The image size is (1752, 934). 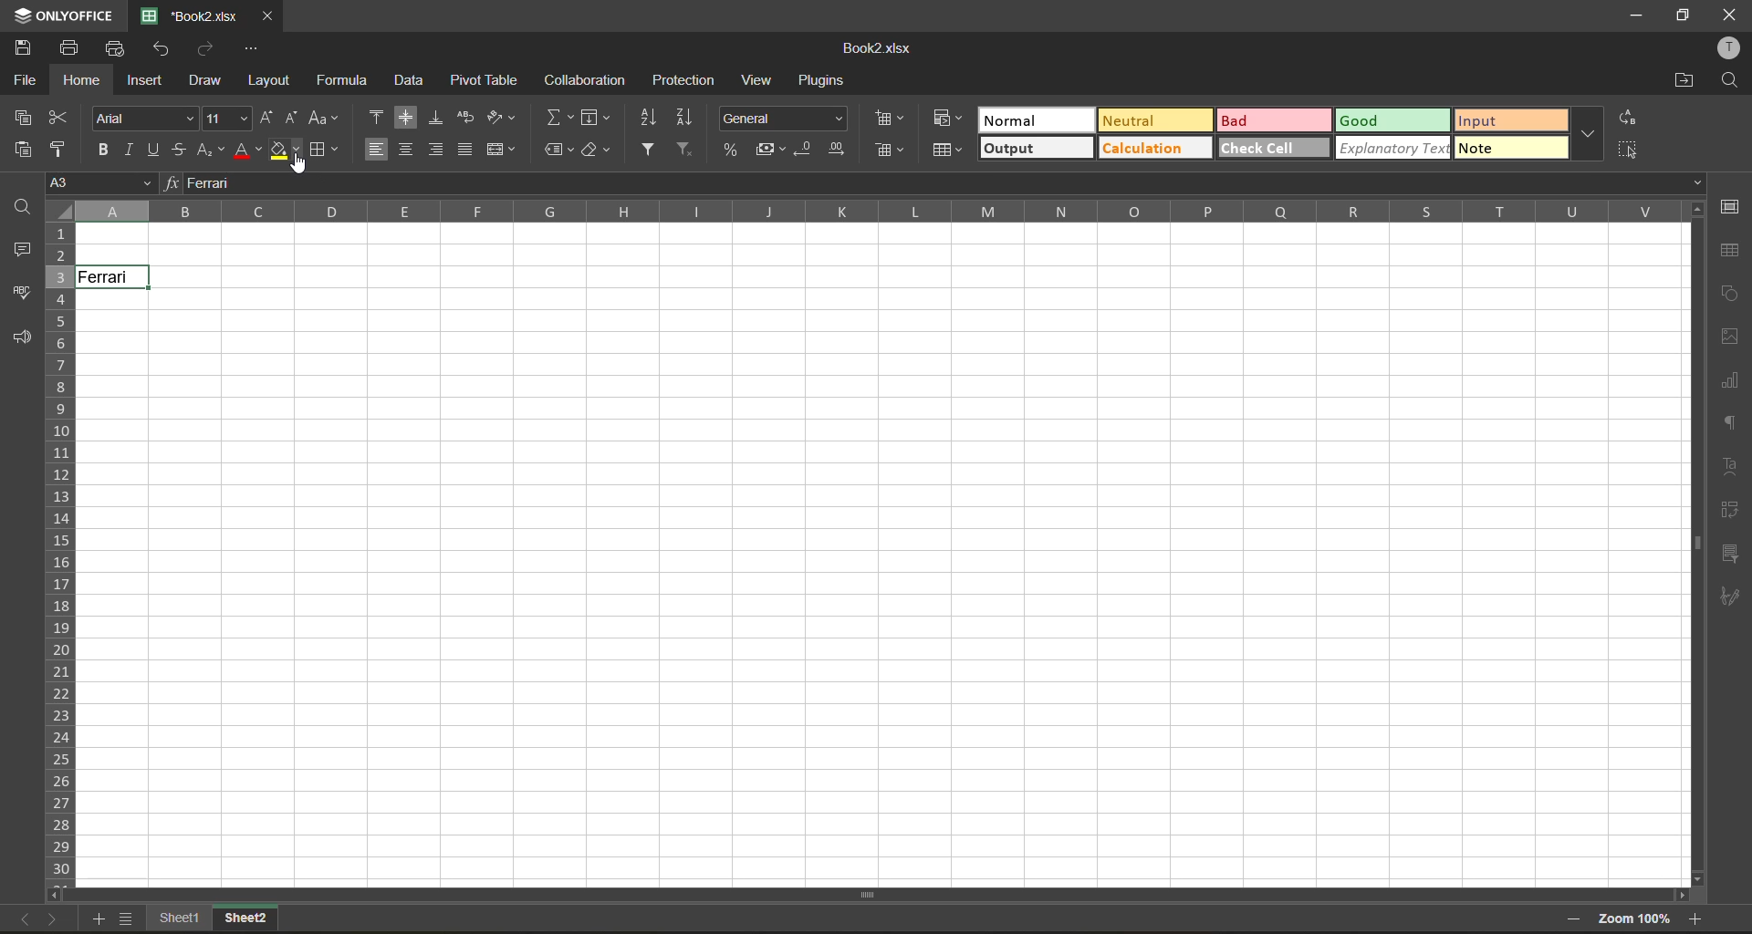 I want to click on fill color, so click(x=285, y=150).